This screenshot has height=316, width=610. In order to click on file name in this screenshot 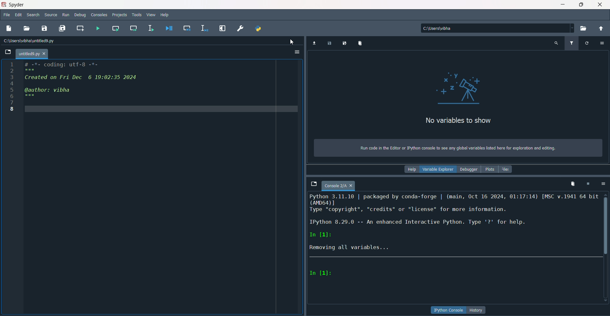, I will do `click(339, 186)`.